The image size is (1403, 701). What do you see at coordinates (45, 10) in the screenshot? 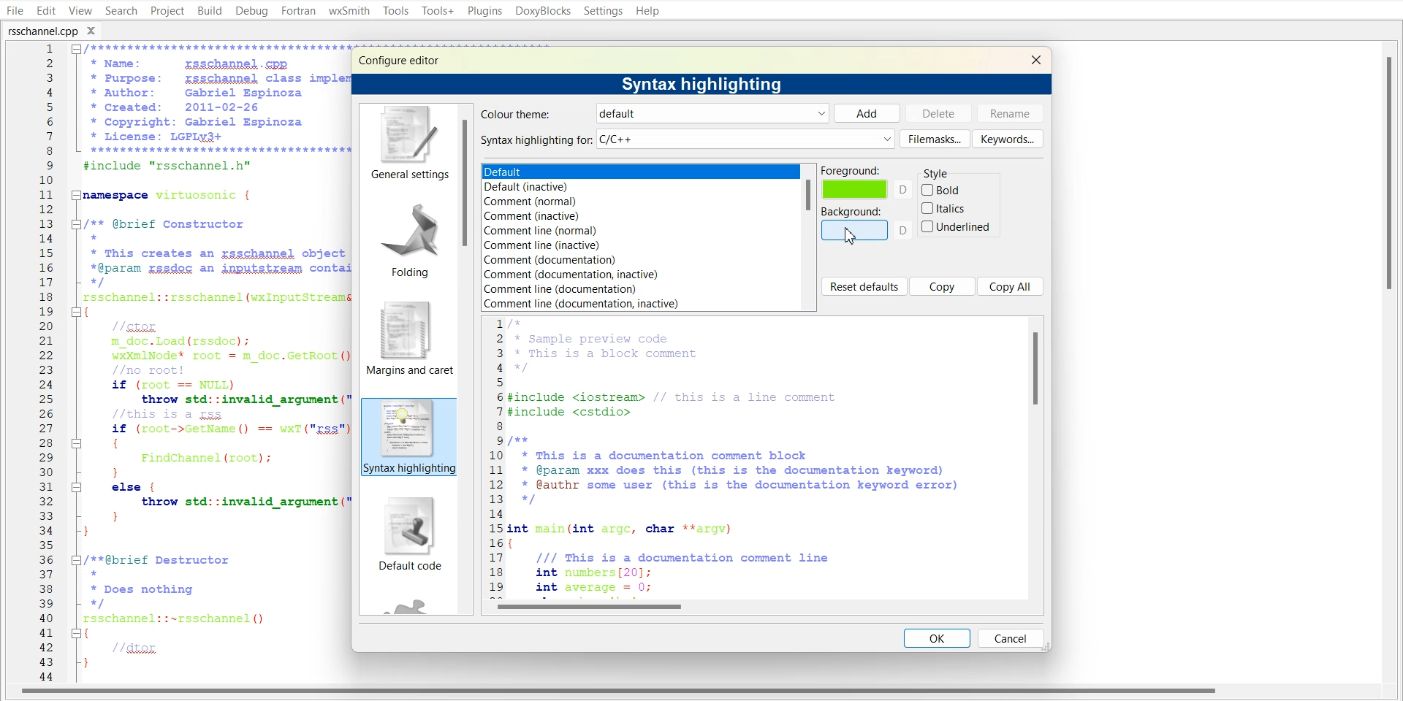
I see `Edit` at bounding box center [45, 10].